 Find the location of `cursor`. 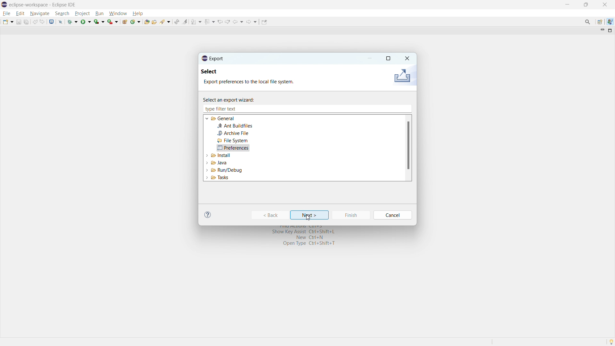

cursor is located at coordinates (308, 218).